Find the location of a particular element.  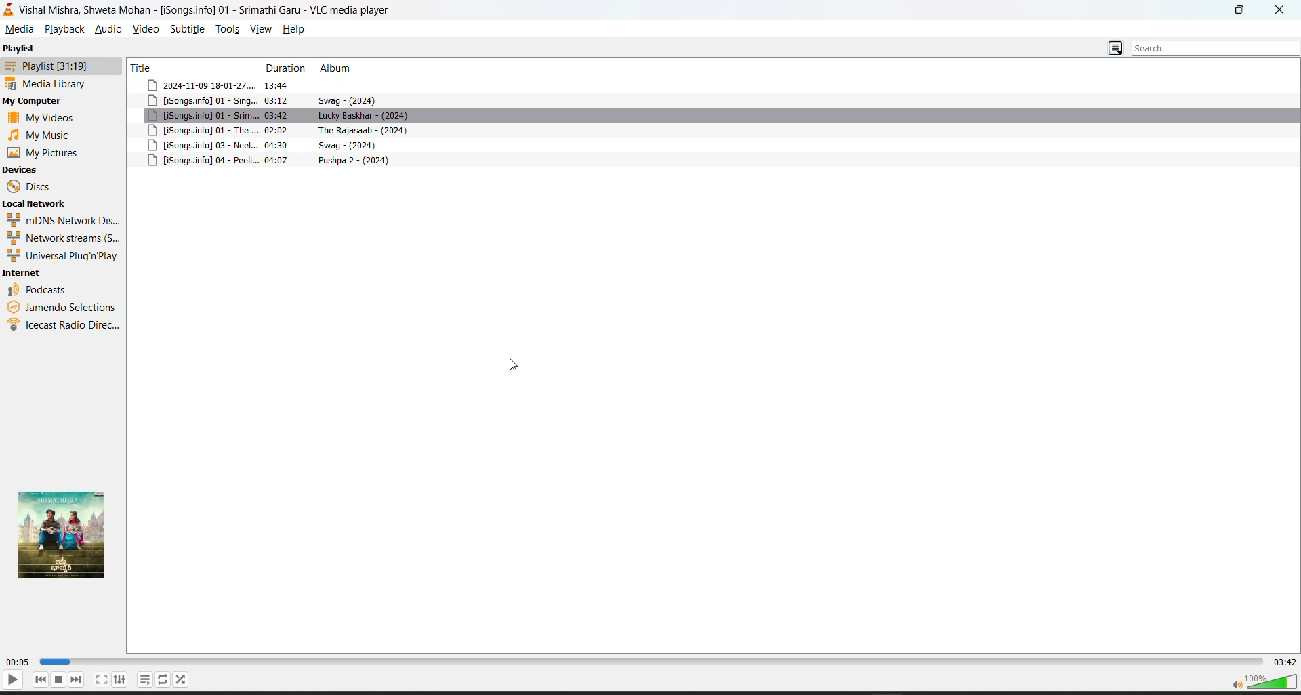

discs is located at coordinates (33, 186).